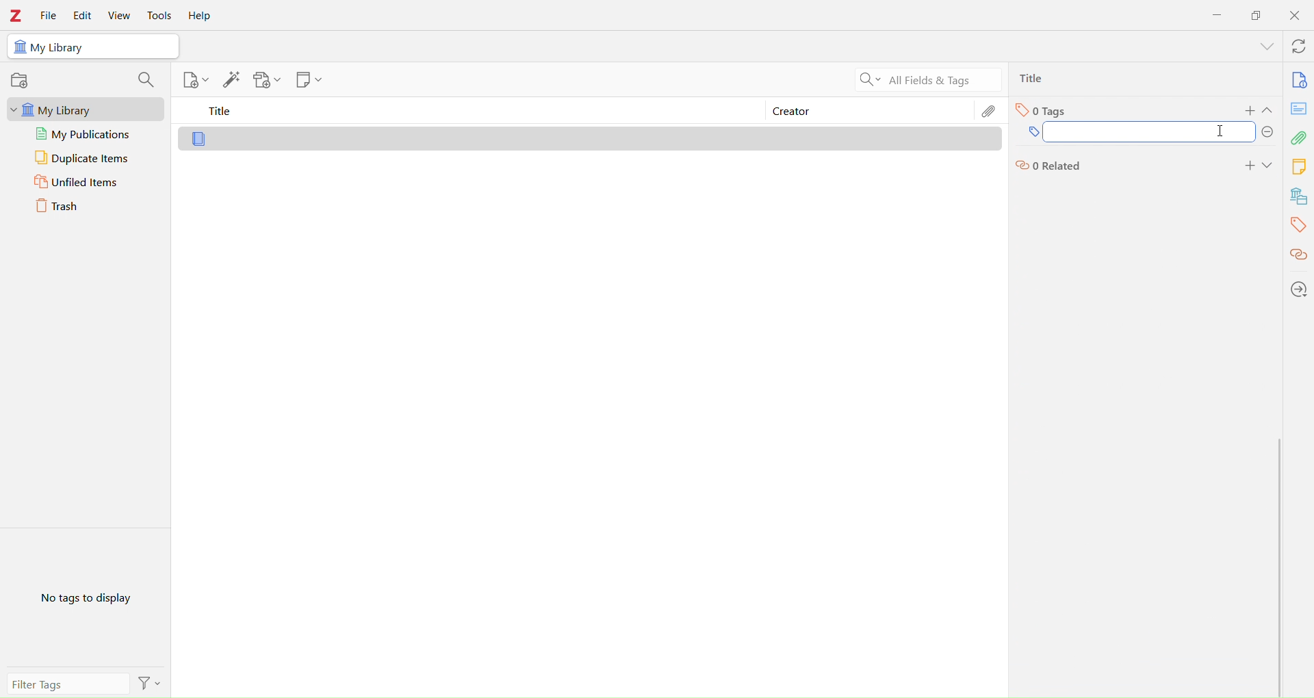 Image resolution: width=1314 pixels, height=698 pixels. Describe the element at coordinates (122, 16) in the screenshot. I see `View` at that location.